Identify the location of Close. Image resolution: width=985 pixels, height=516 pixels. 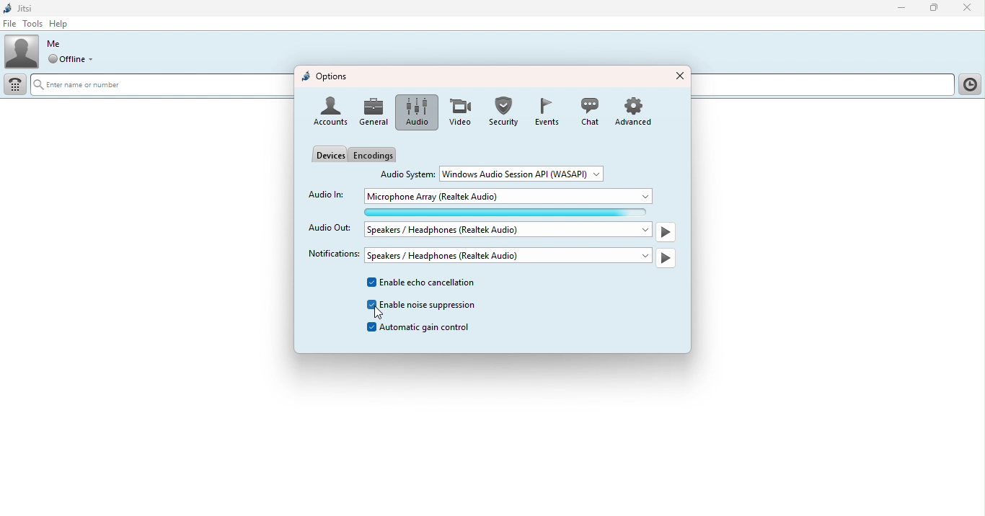
(679, 74).